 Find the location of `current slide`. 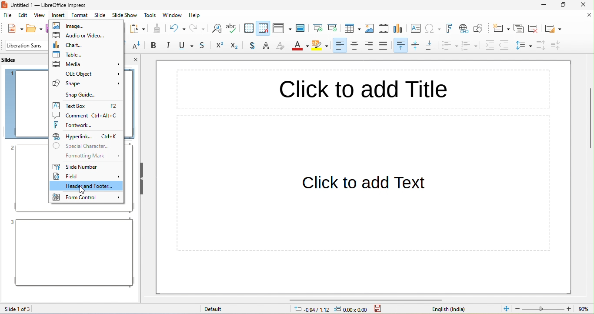

current slide is located at coordinates (333, 27).